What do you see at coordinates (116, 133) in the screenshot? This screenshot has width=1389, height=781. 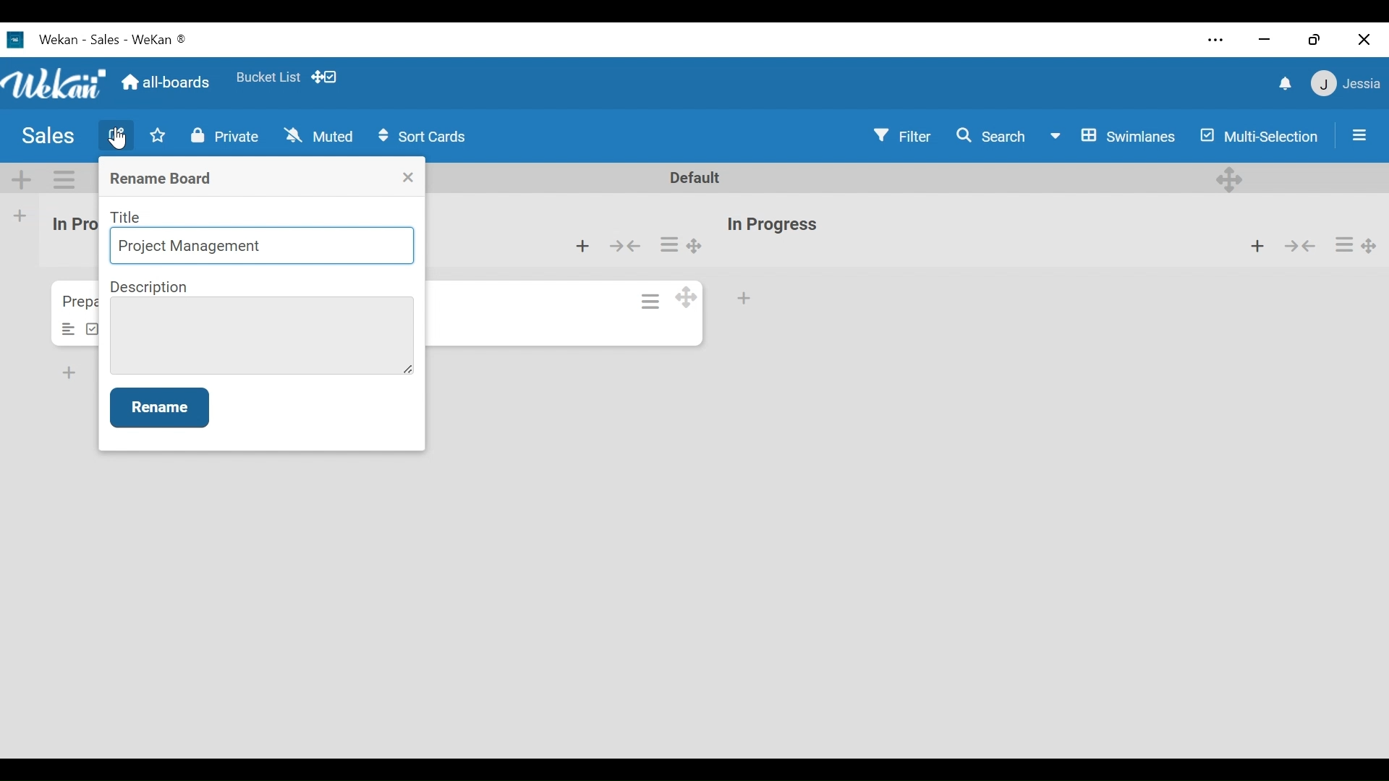 I see `Edit` at bounding box center [116, 133].